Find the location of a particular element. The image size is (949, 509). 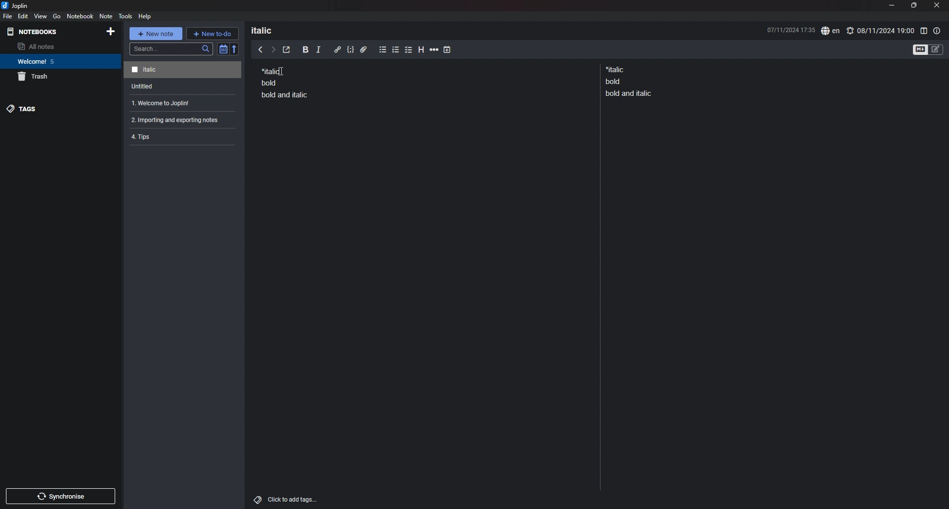

all notes is located at coordinates (58, 46).